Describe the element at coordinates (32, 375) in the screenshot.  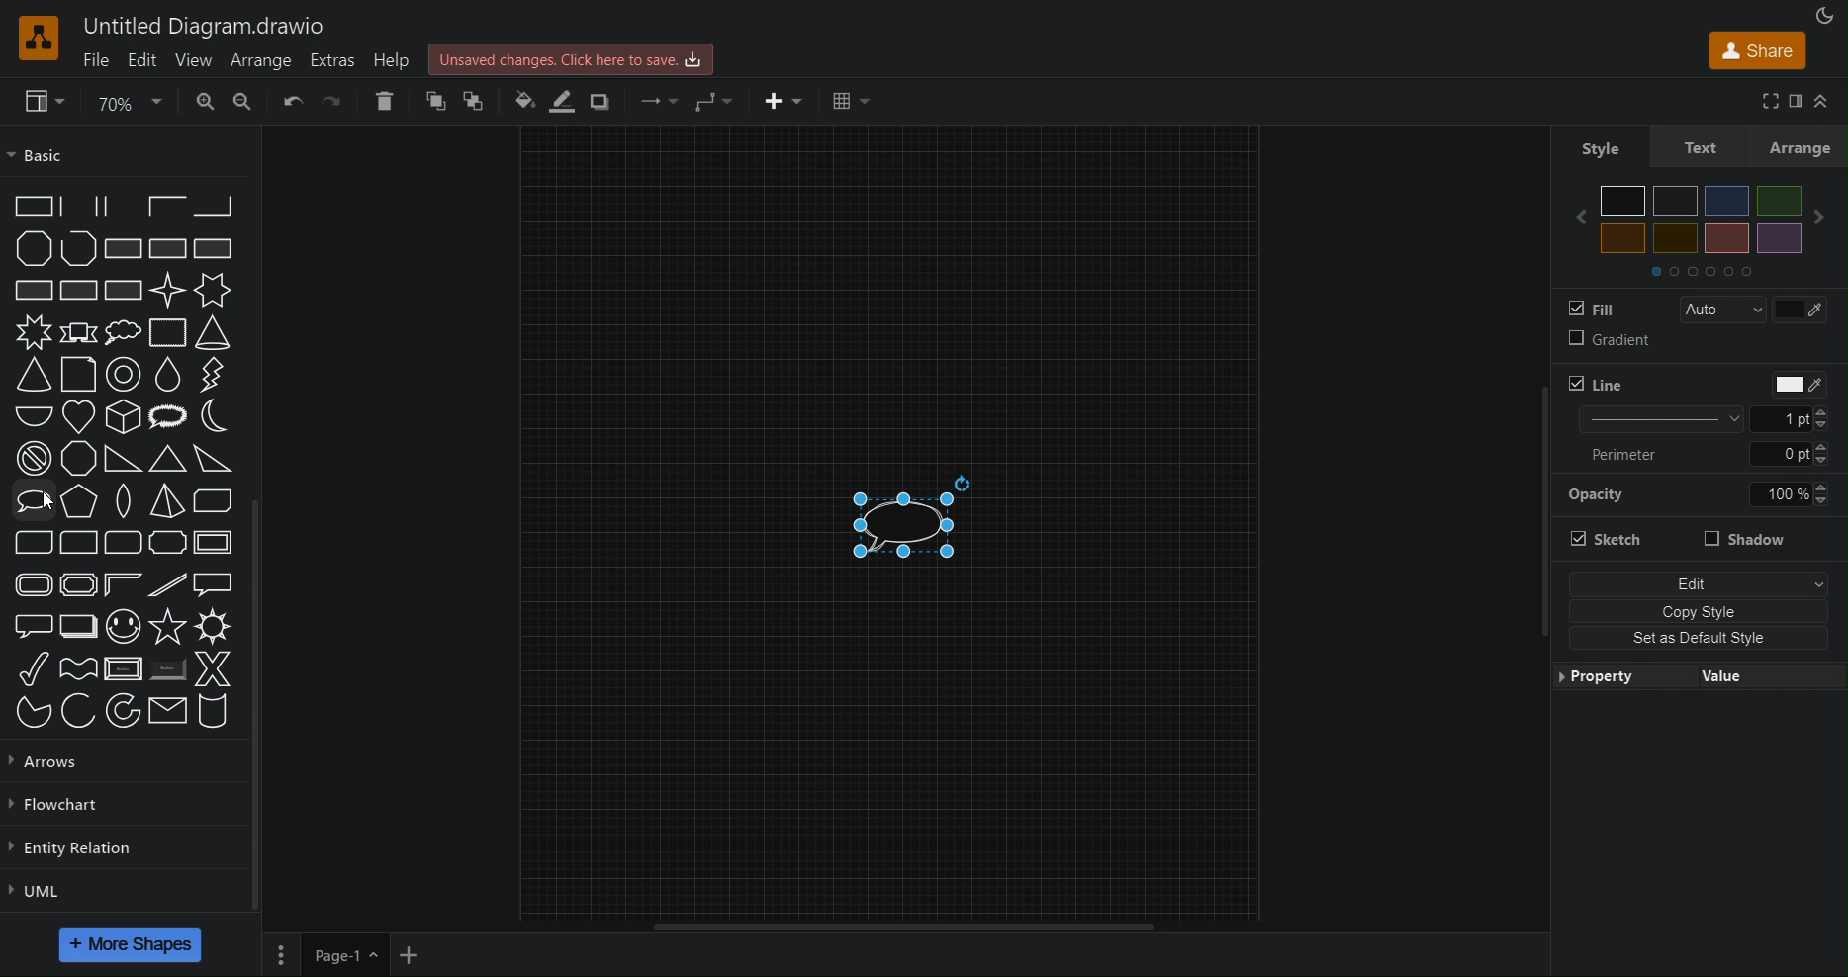
I see `Cone (adjustable)` at that location.